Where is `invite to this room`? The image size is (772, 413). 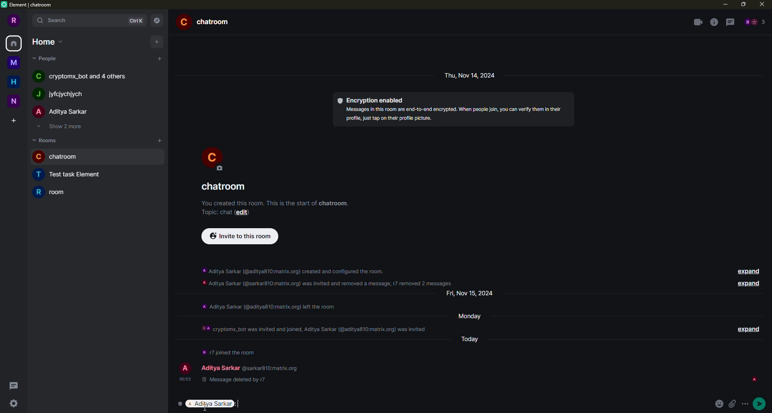 invite to this room is located at coordinates (242, 236).